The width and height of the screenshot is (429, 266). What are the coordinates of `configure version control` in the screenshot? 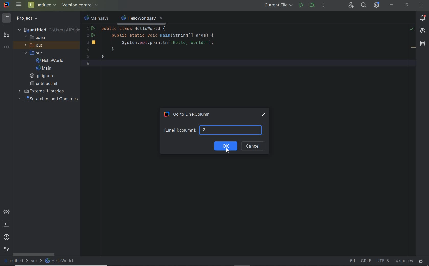 It's located at (79, 5).